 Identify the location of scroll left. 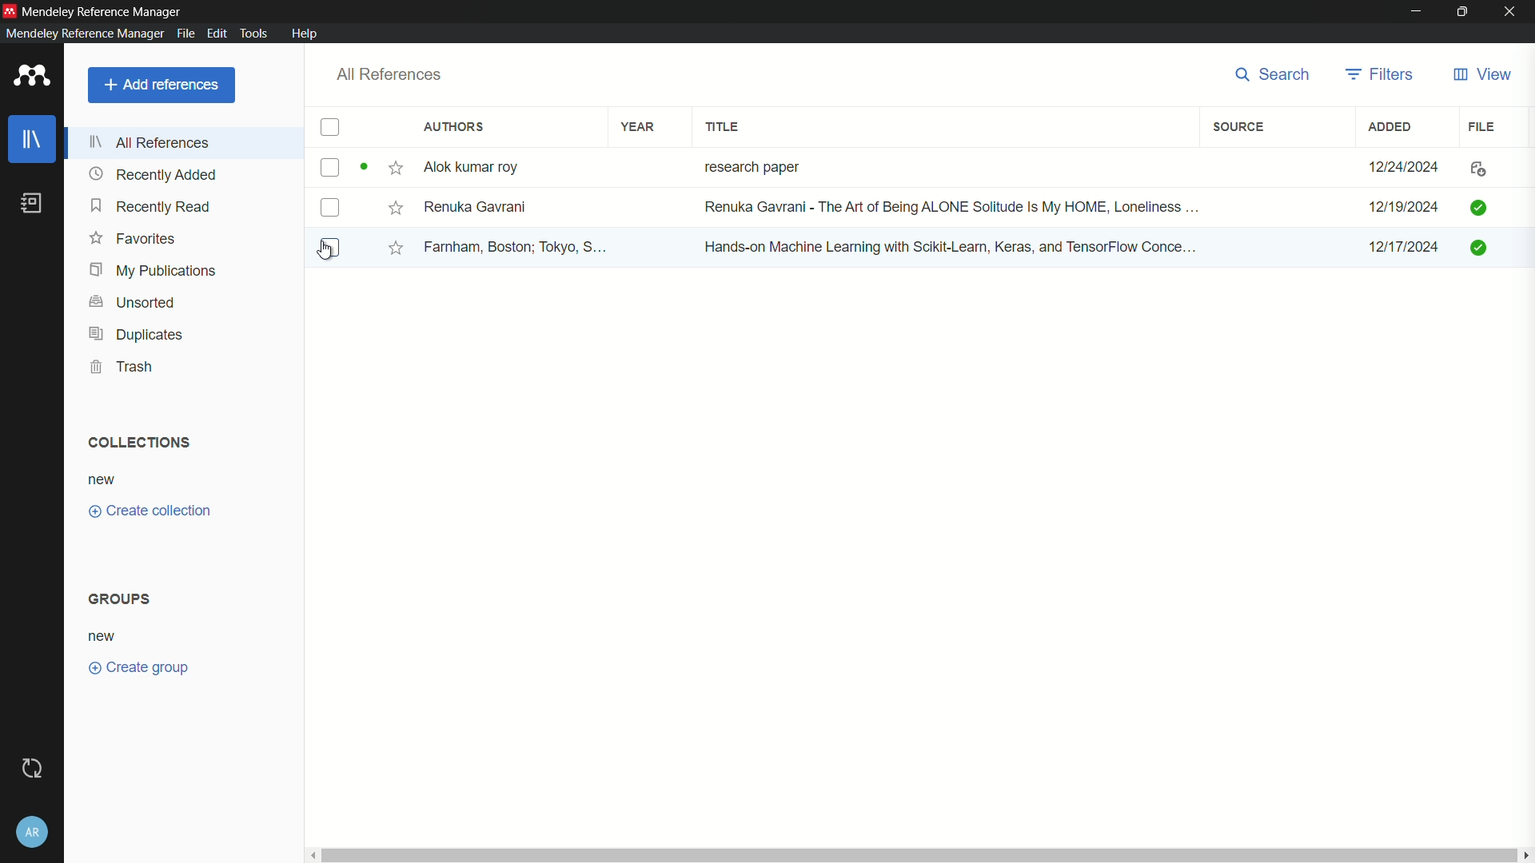
(314, 855).